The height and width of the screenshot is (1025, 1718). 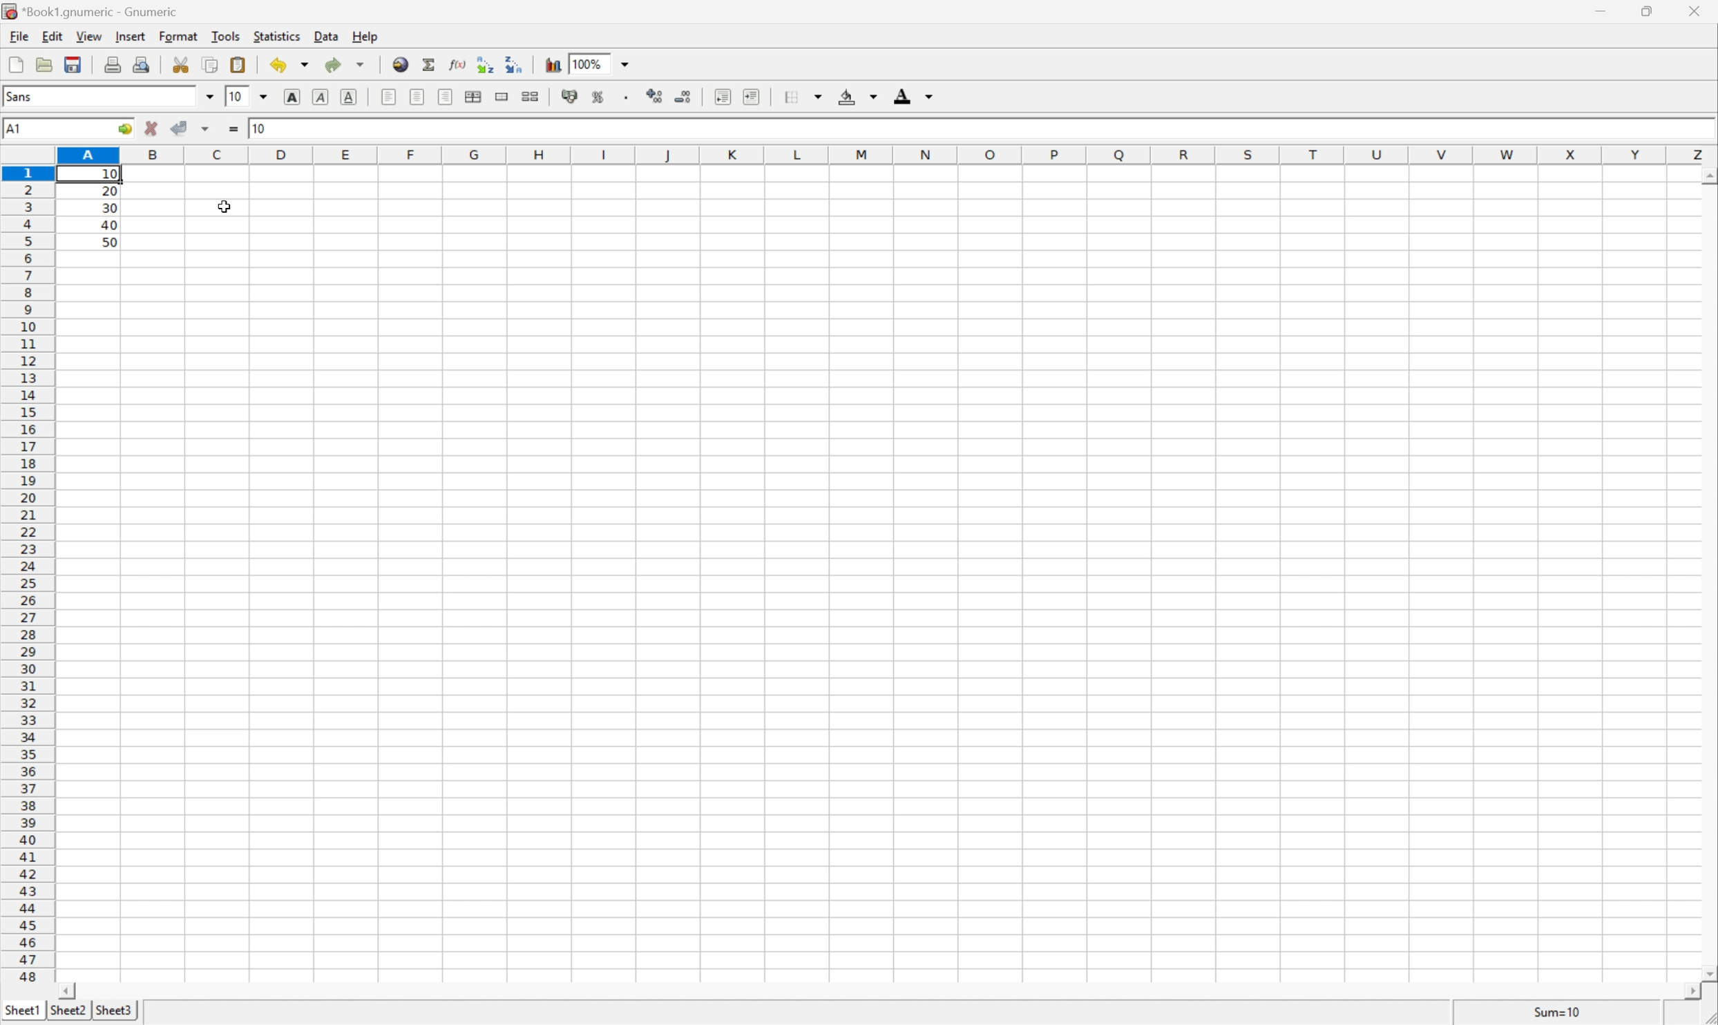 I want to click on Open a file, so click(x=46, y=62).